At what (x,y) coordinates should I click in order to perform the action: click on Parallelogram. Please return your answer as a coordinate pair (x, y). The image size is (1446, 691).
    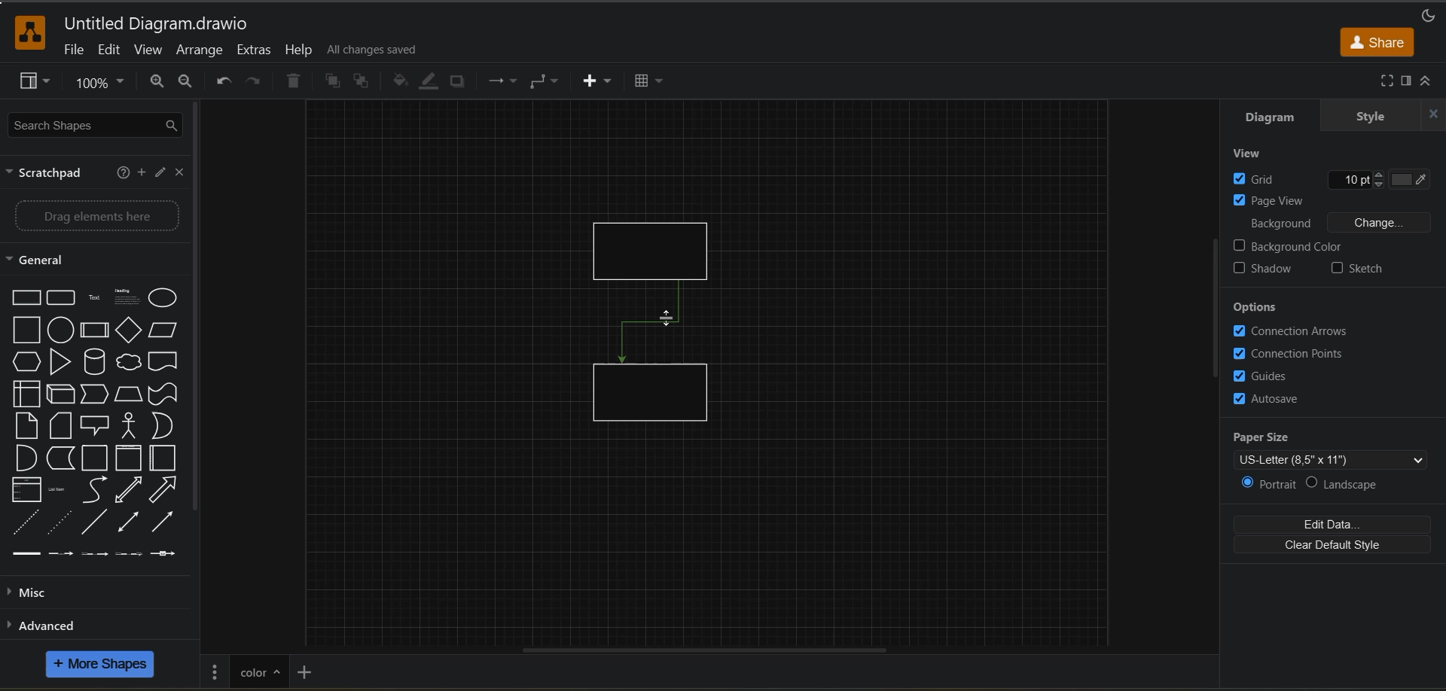
    Looking at the image, I should click on (166, 330).